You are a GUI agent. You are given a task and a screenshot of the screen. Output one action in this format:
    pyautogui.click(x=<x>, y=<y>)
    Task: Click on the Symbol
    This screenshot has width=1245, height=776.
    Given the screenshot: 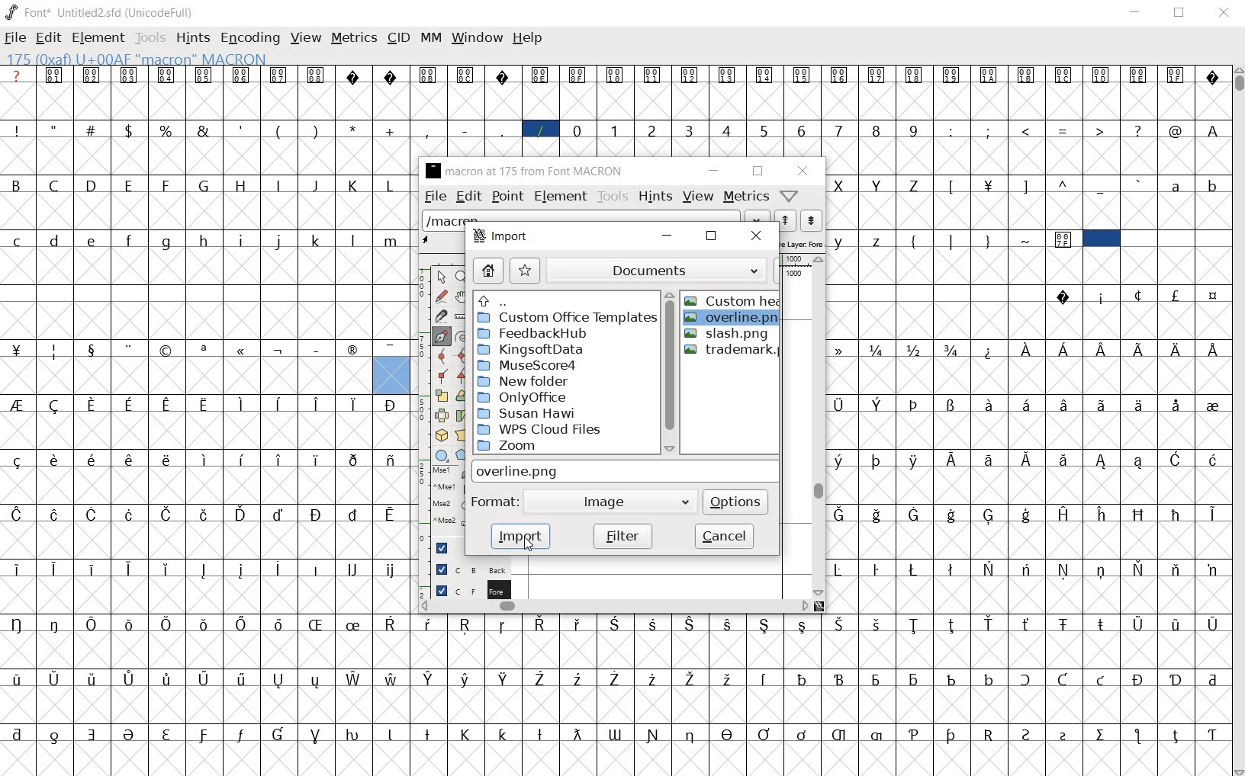 What is the action you would take?
    pyautogui.click(x=206, y=677)
    